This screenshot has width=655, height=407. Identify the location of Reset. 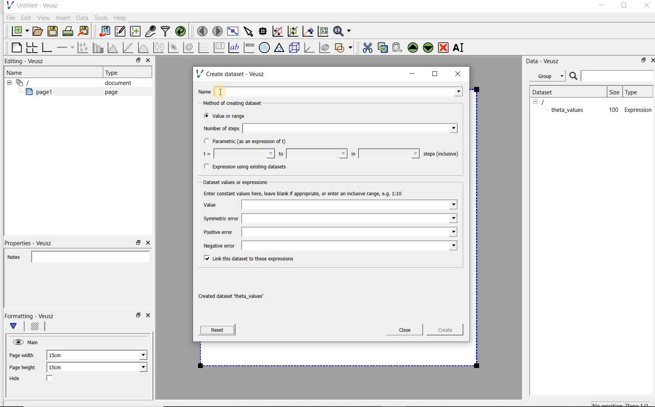
(217, 330).